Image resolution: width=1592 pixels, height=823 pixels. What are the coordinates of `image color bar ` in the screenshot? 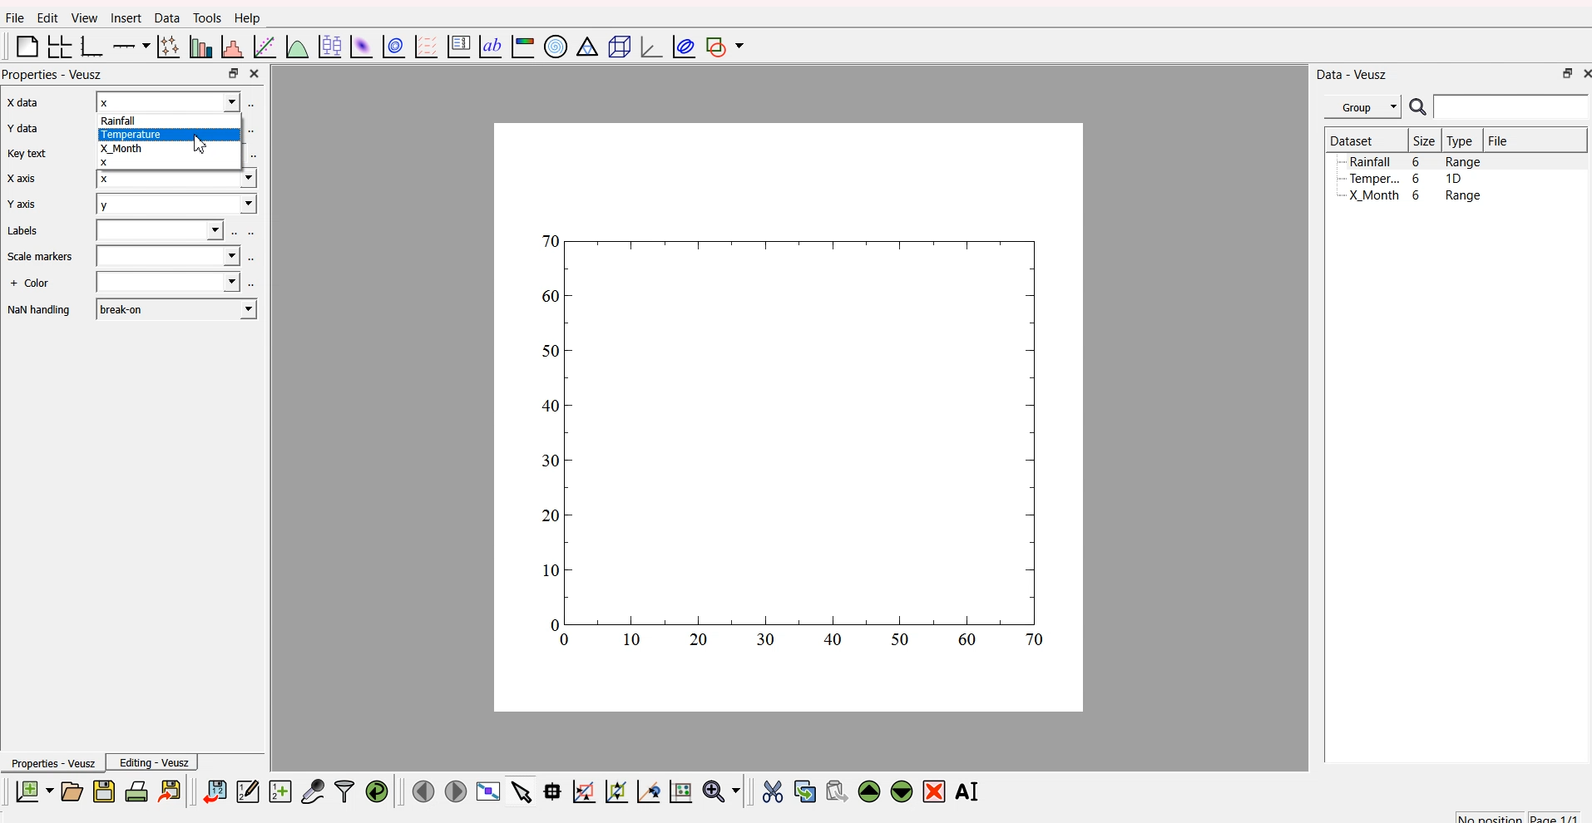 It's located at (522, 46).